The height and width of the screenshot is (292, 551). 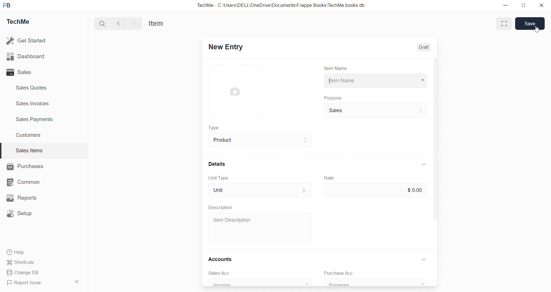 I want to click on minimize, so click(x=505, y=5).